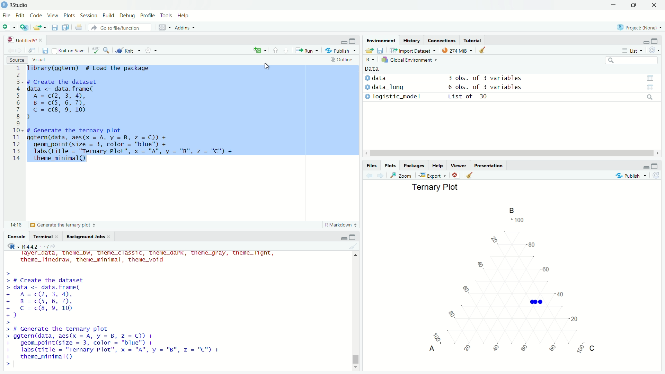 Image resolution: width=665 pixels, height=374 pixels. I want to click on search, so click(108, 50).